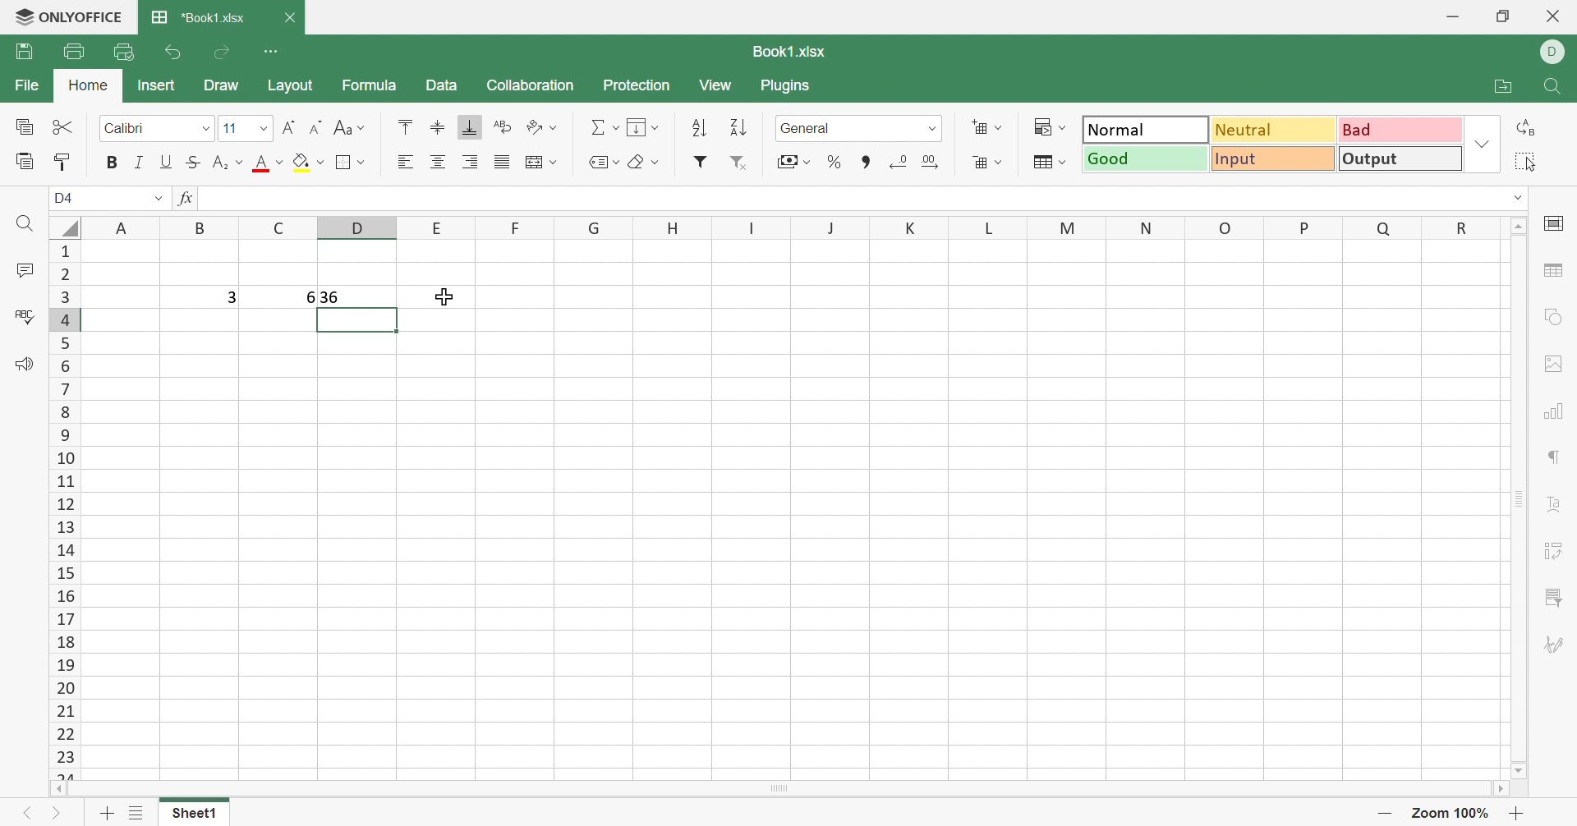  What do you see at coordinates (735, 160) in the screenshot?
I see `Remove filter` at bounding box center [735, 160].